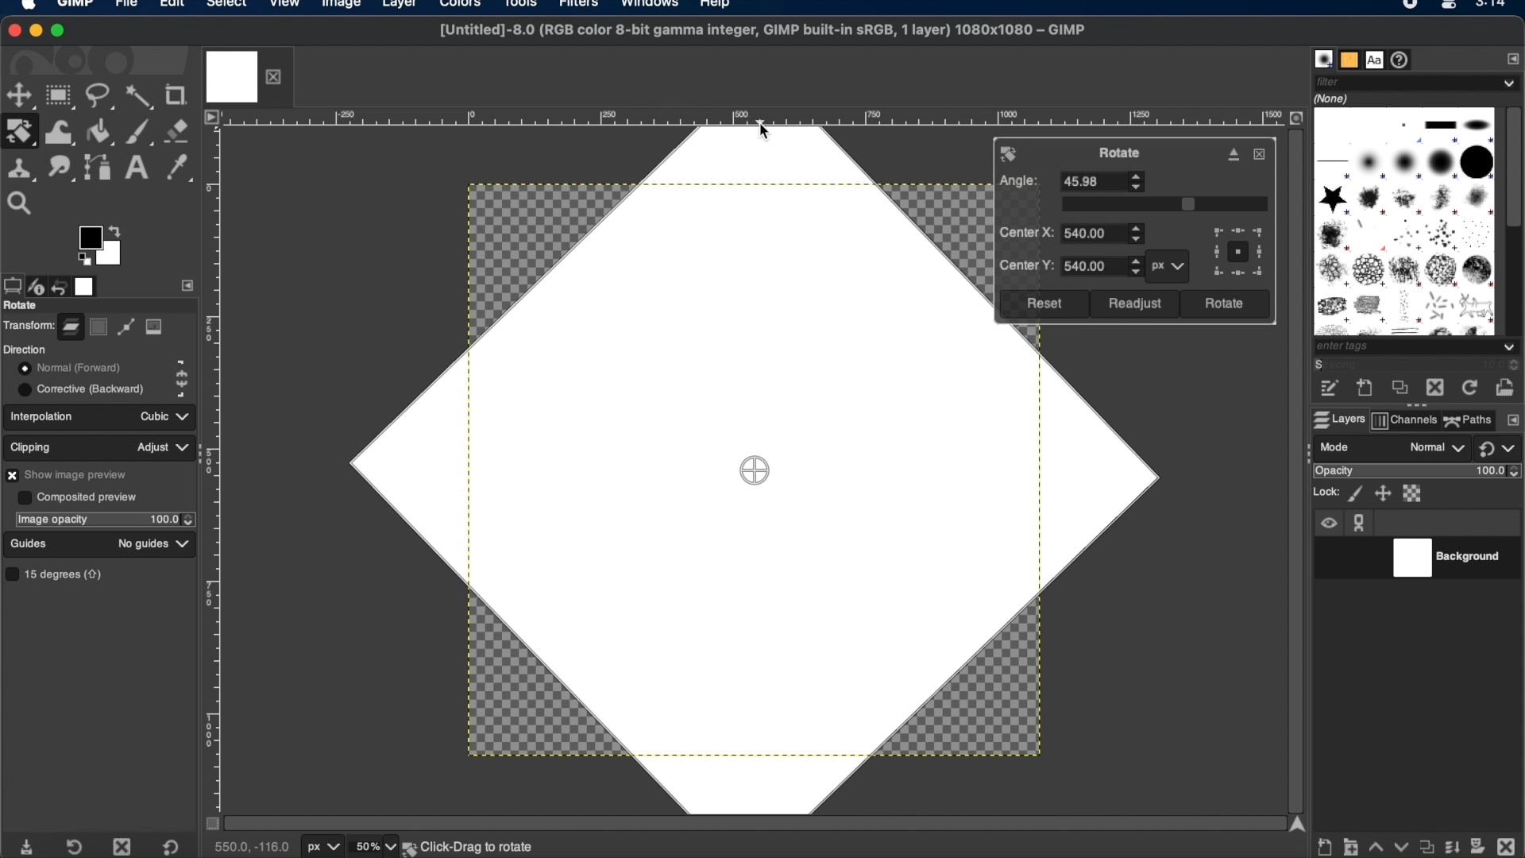  I want to click on recorder icon, so click(1408, 6).